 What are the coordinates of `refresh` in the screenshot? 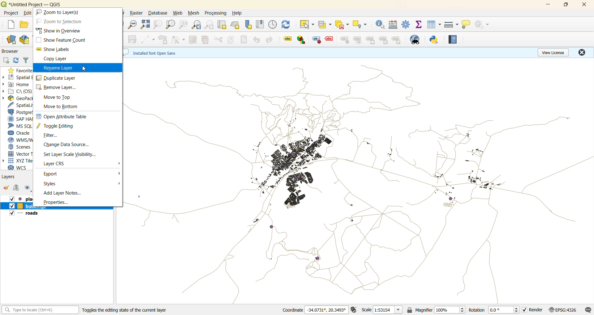 It's located at (287, 25).